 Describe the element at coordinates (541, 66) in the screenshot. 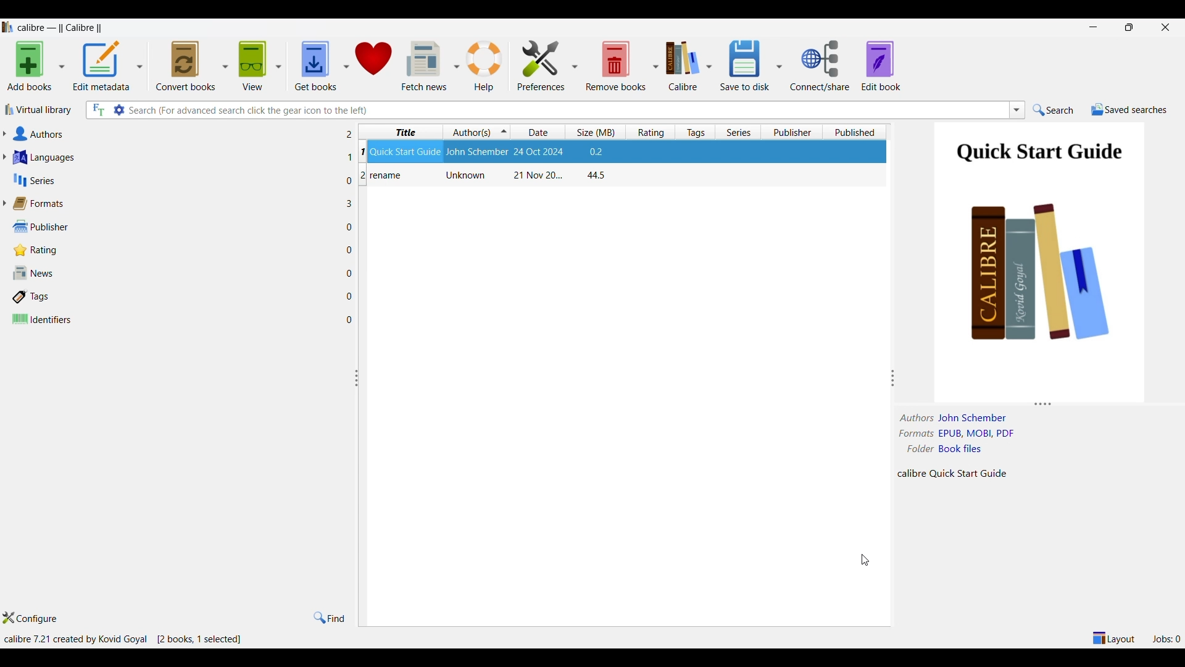

I see `Preferences` at that location.